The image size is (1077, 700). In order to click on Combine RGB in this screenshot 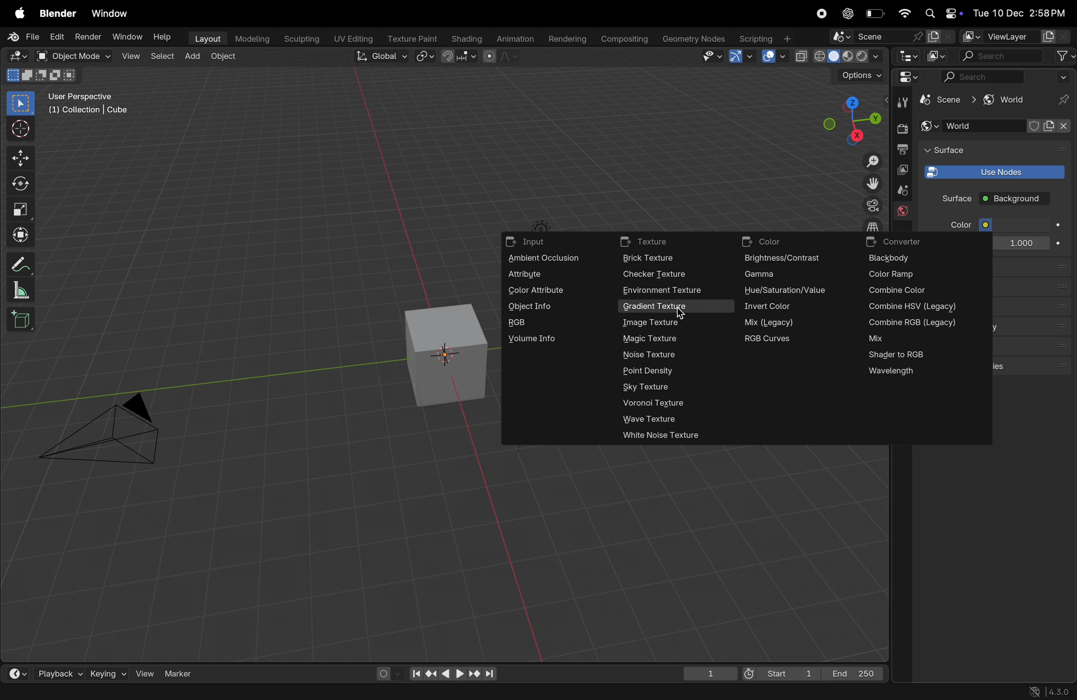, I will do `click(916, 323)`.